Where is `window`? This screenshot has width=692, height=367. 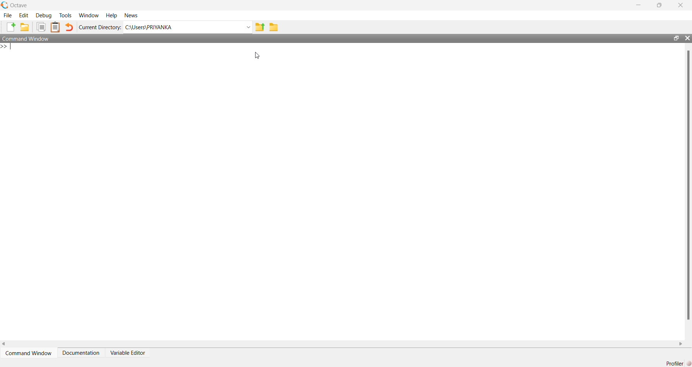 window is located at coordinates (89, 15).